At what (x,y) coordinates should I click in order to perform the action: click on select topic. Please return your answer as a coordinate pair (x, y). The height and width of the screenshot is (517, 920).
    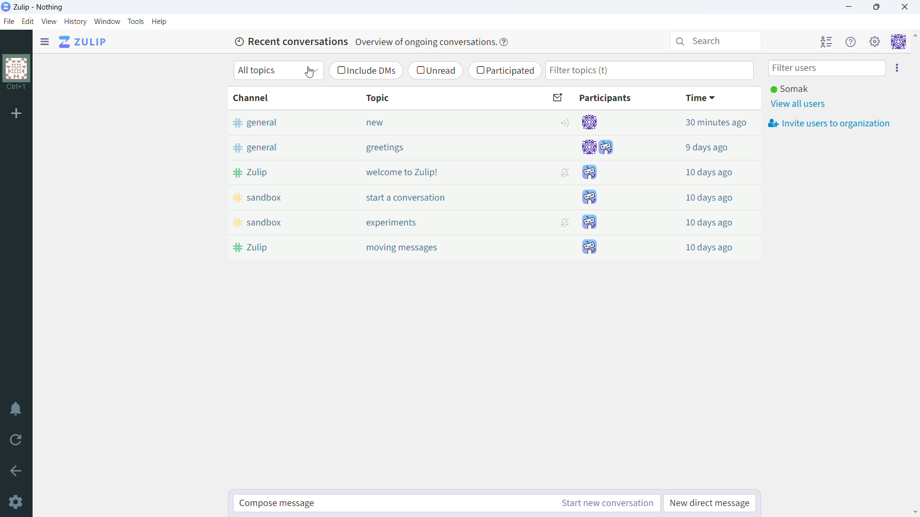
    Looking at the image, I should click on (278, 70).